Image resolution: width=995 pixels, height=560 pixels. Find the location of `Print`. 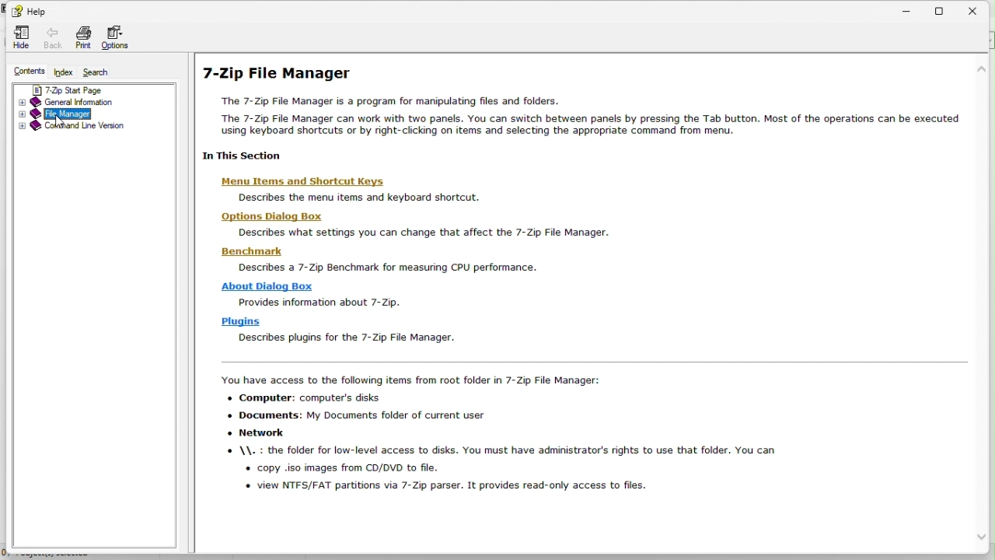

Print is located at coordinates (82, 40).